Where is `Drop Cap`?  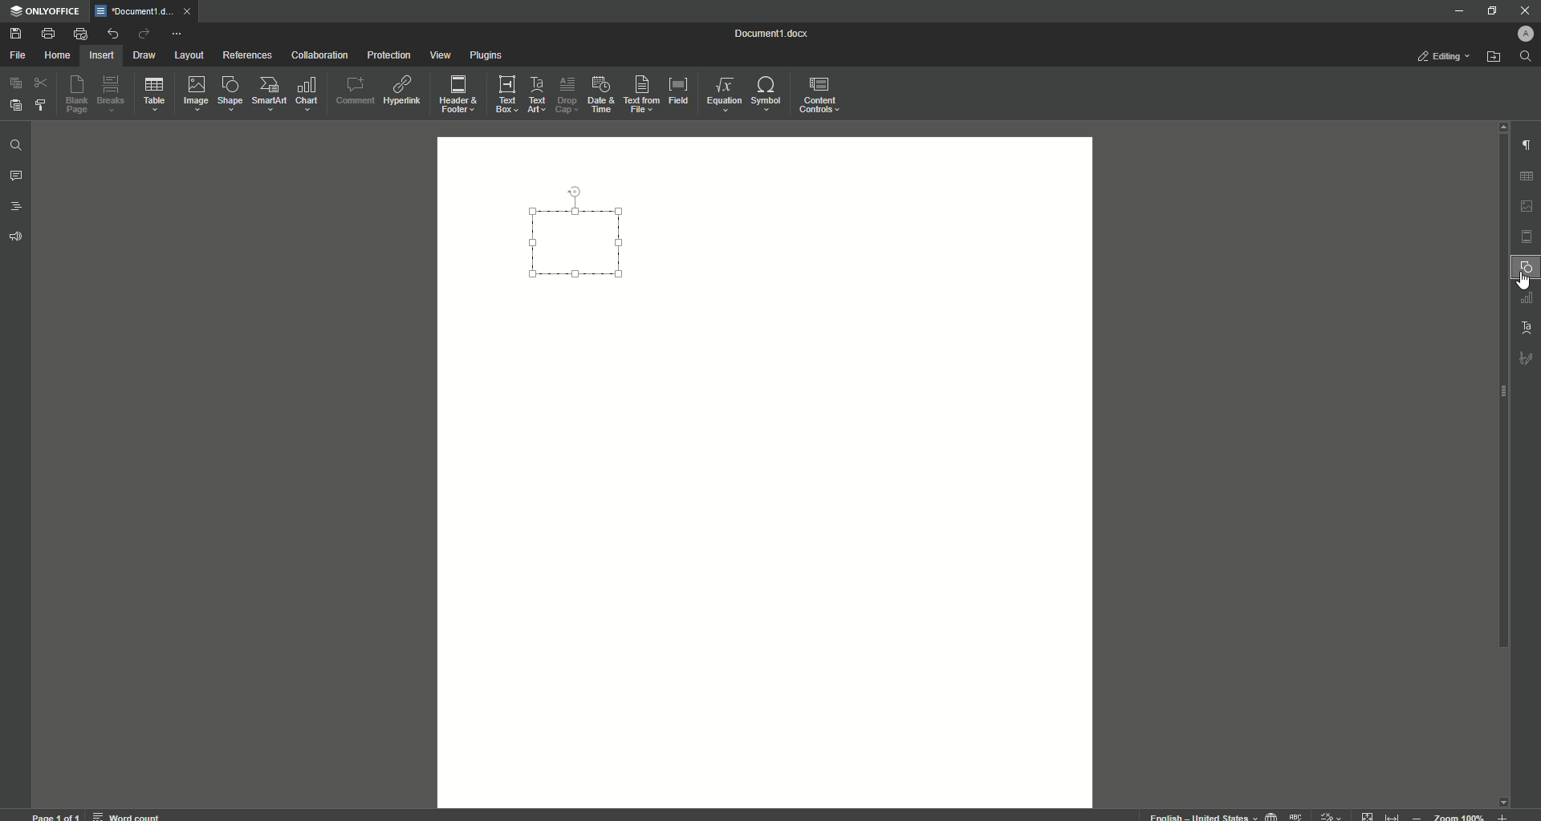 Drop Cap is located at coordinates (565, 91).